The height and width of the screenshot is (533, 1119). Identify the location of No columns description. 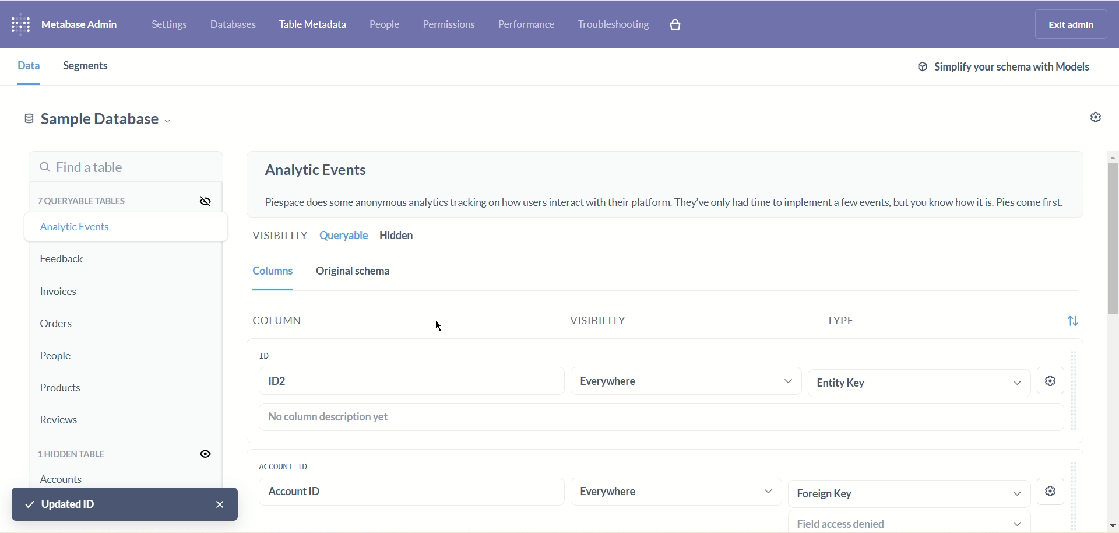
(661, 418).